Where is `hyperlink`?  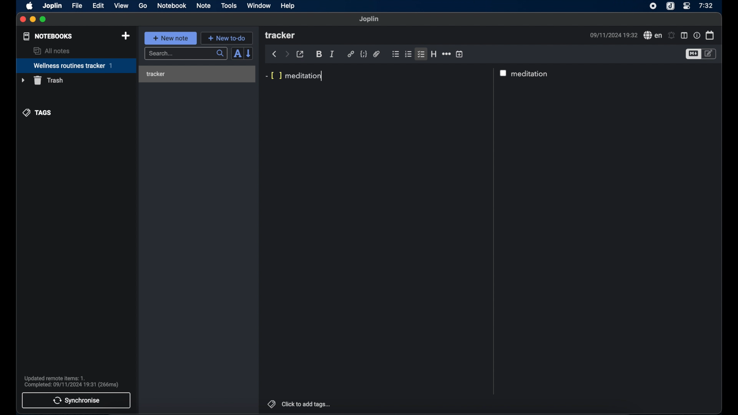 hyperlink is located at coordinates (351, 54).